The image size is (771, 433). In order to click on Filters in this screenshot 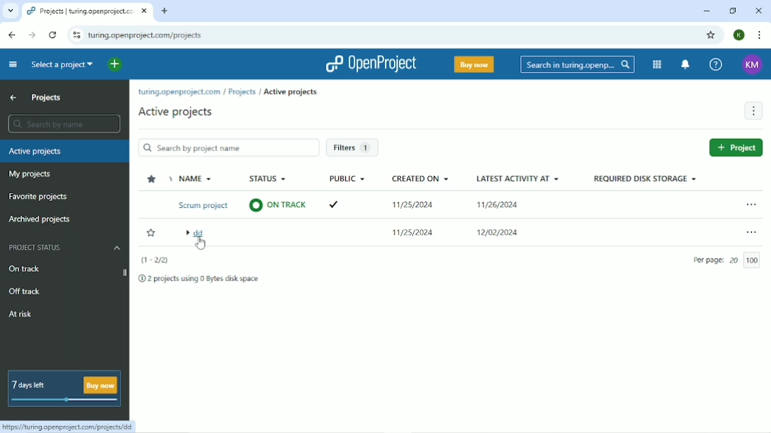, I will do `click(354, 147)`.